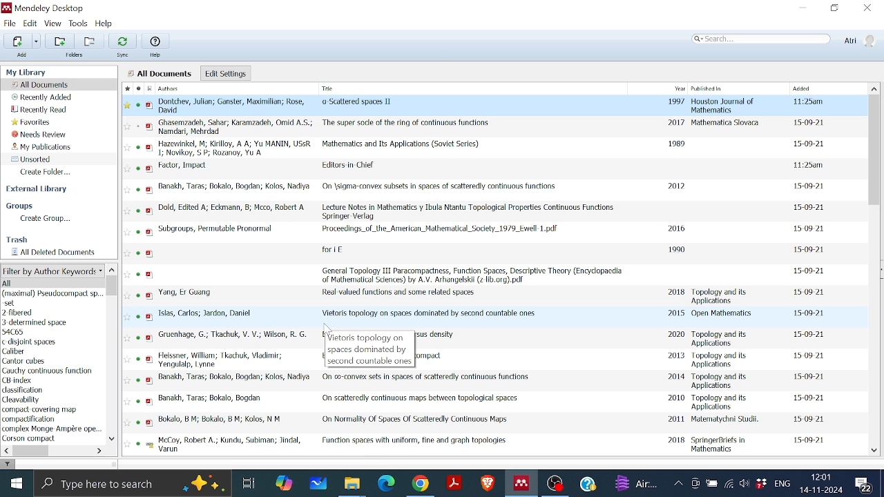 The image size is (884, 497). What do you see at coordinates (28, 440) in the screenshot?
I see `Keyword` at bounding box center [28, 440].